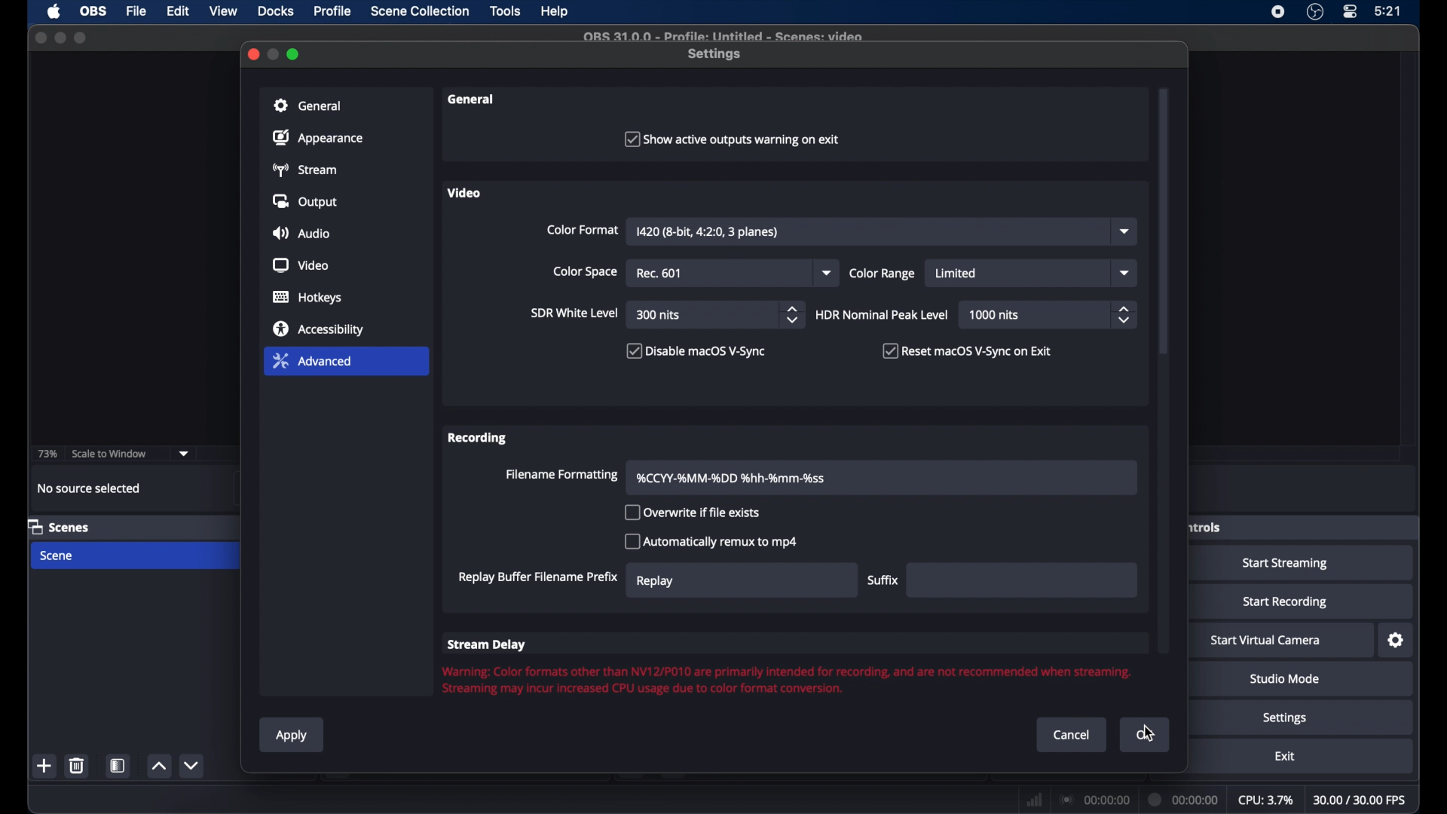  What do you see at coordinates (465, 192) in the screenshot?
I see `video` at bounding box center [465, 192].